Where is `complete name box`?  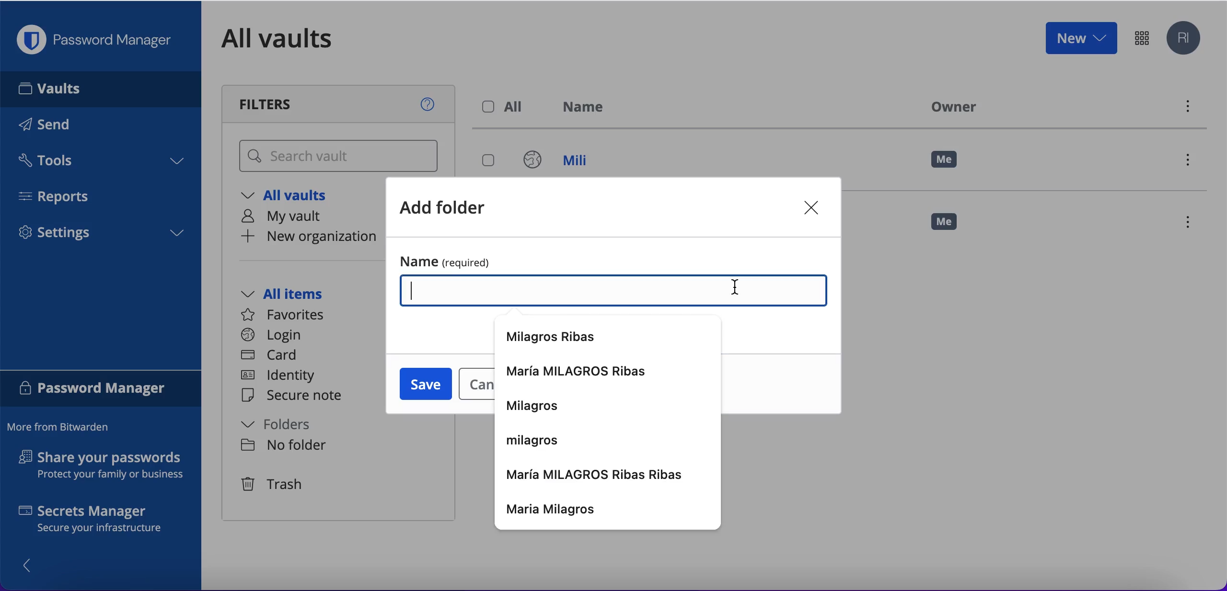
complete name box is located at coordinates (615, 292).